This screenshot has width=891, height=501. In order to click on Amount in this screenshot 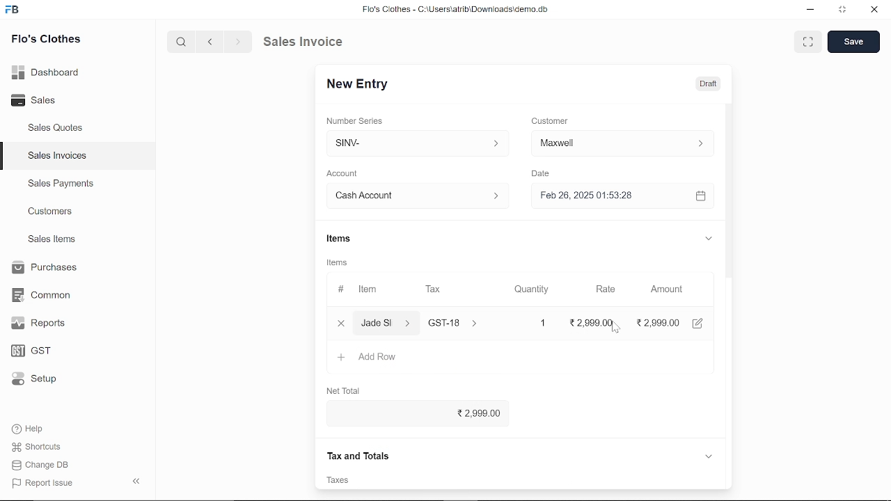, I will do `click(667, 289)`.